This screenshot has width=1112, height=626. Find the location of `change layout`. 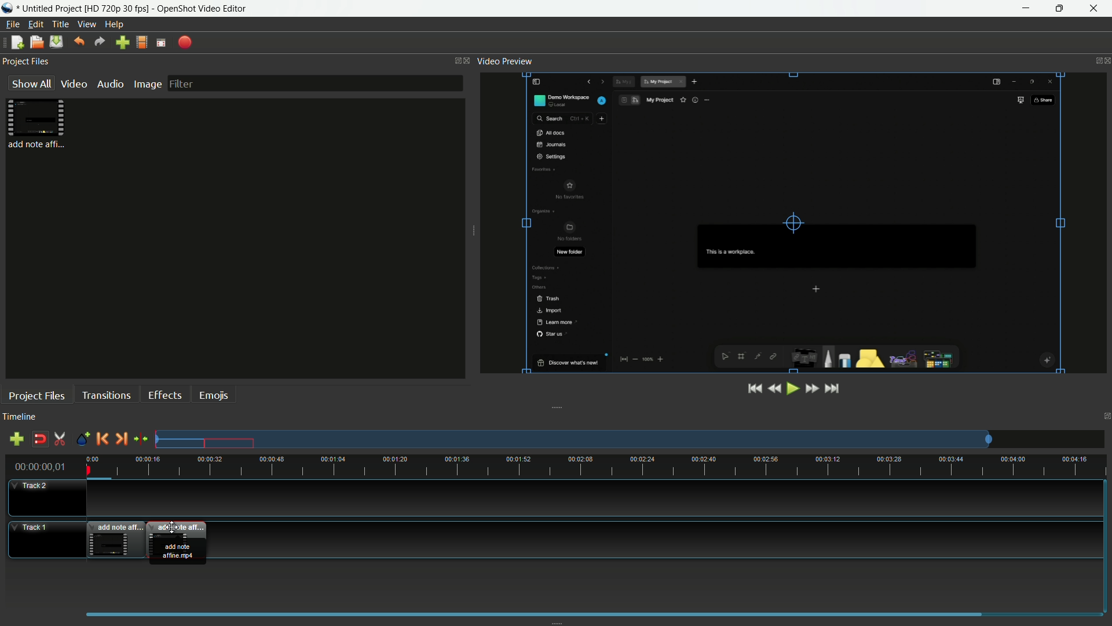

change layout is located at coordinates (453, 61).